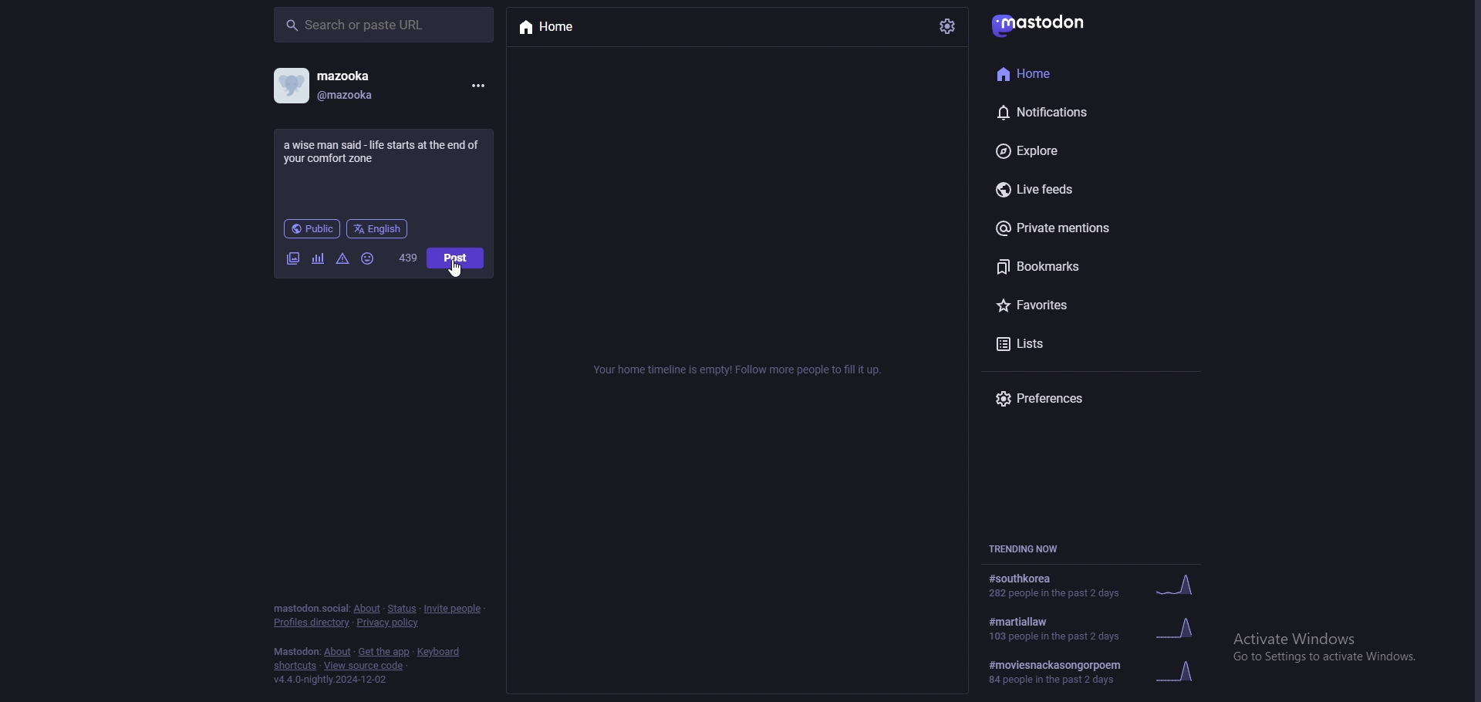 The height and width of the screenshot is (702, 1481). Describe the element at coordinates (401, 608) in the screenshot. I see `status` at that location.